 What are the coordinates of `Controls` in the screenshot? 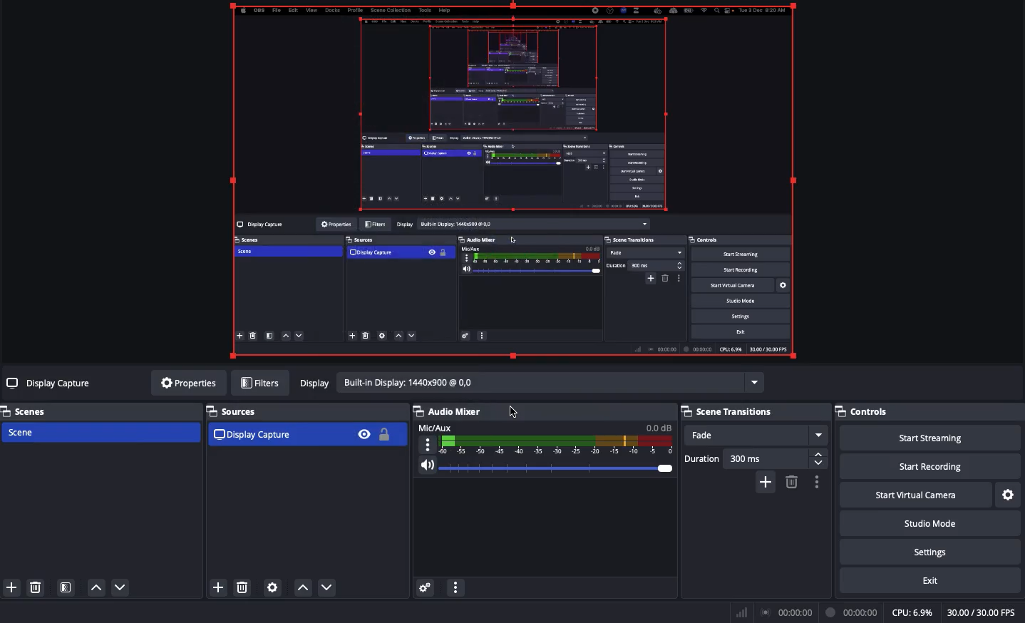 It's located at (865, 409).